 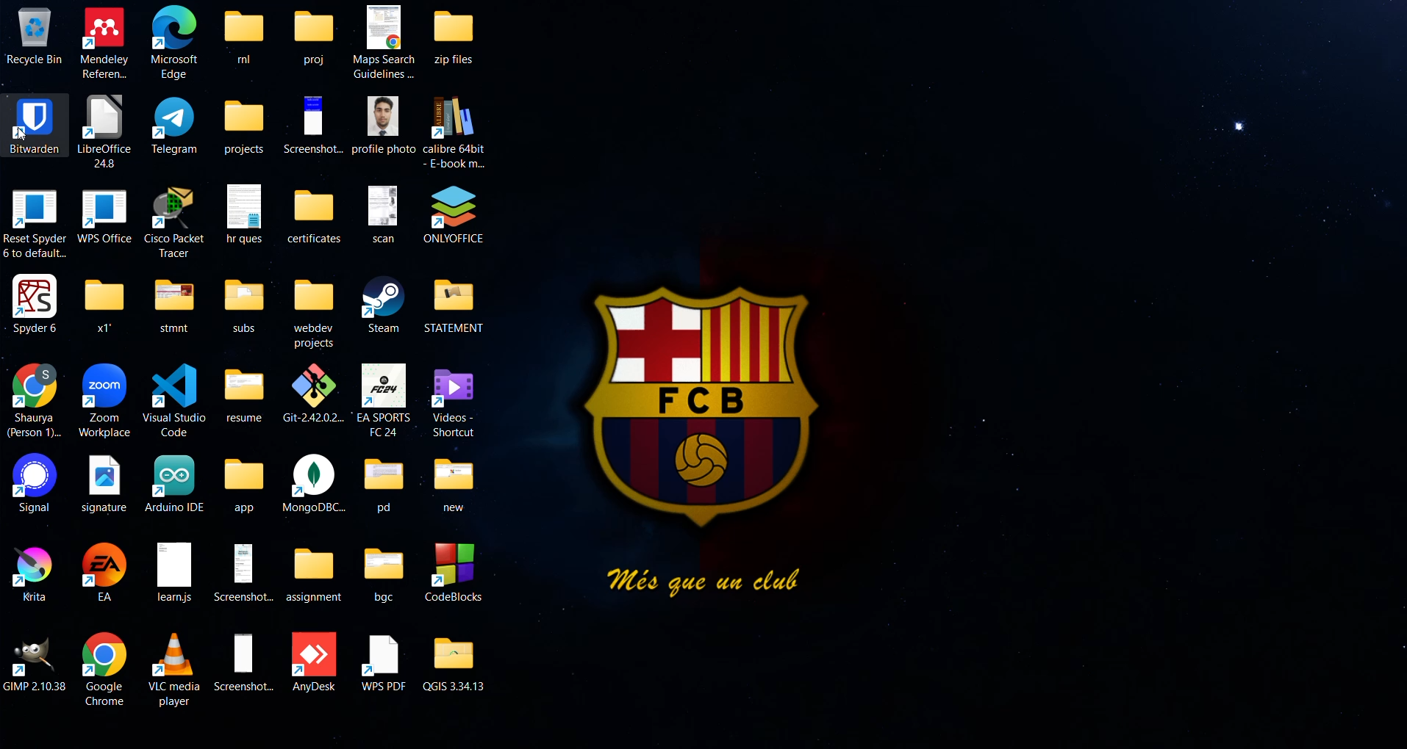 What do you see at coordinates (176, 667) in the screenshot?
I see `VLC media player` at bounding box center [176, 667].